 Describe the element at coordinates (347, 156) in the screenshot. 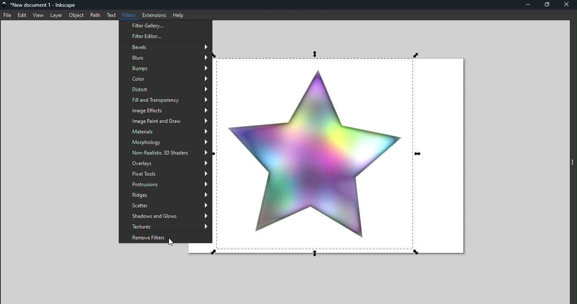

I see `Canvas` at that location.